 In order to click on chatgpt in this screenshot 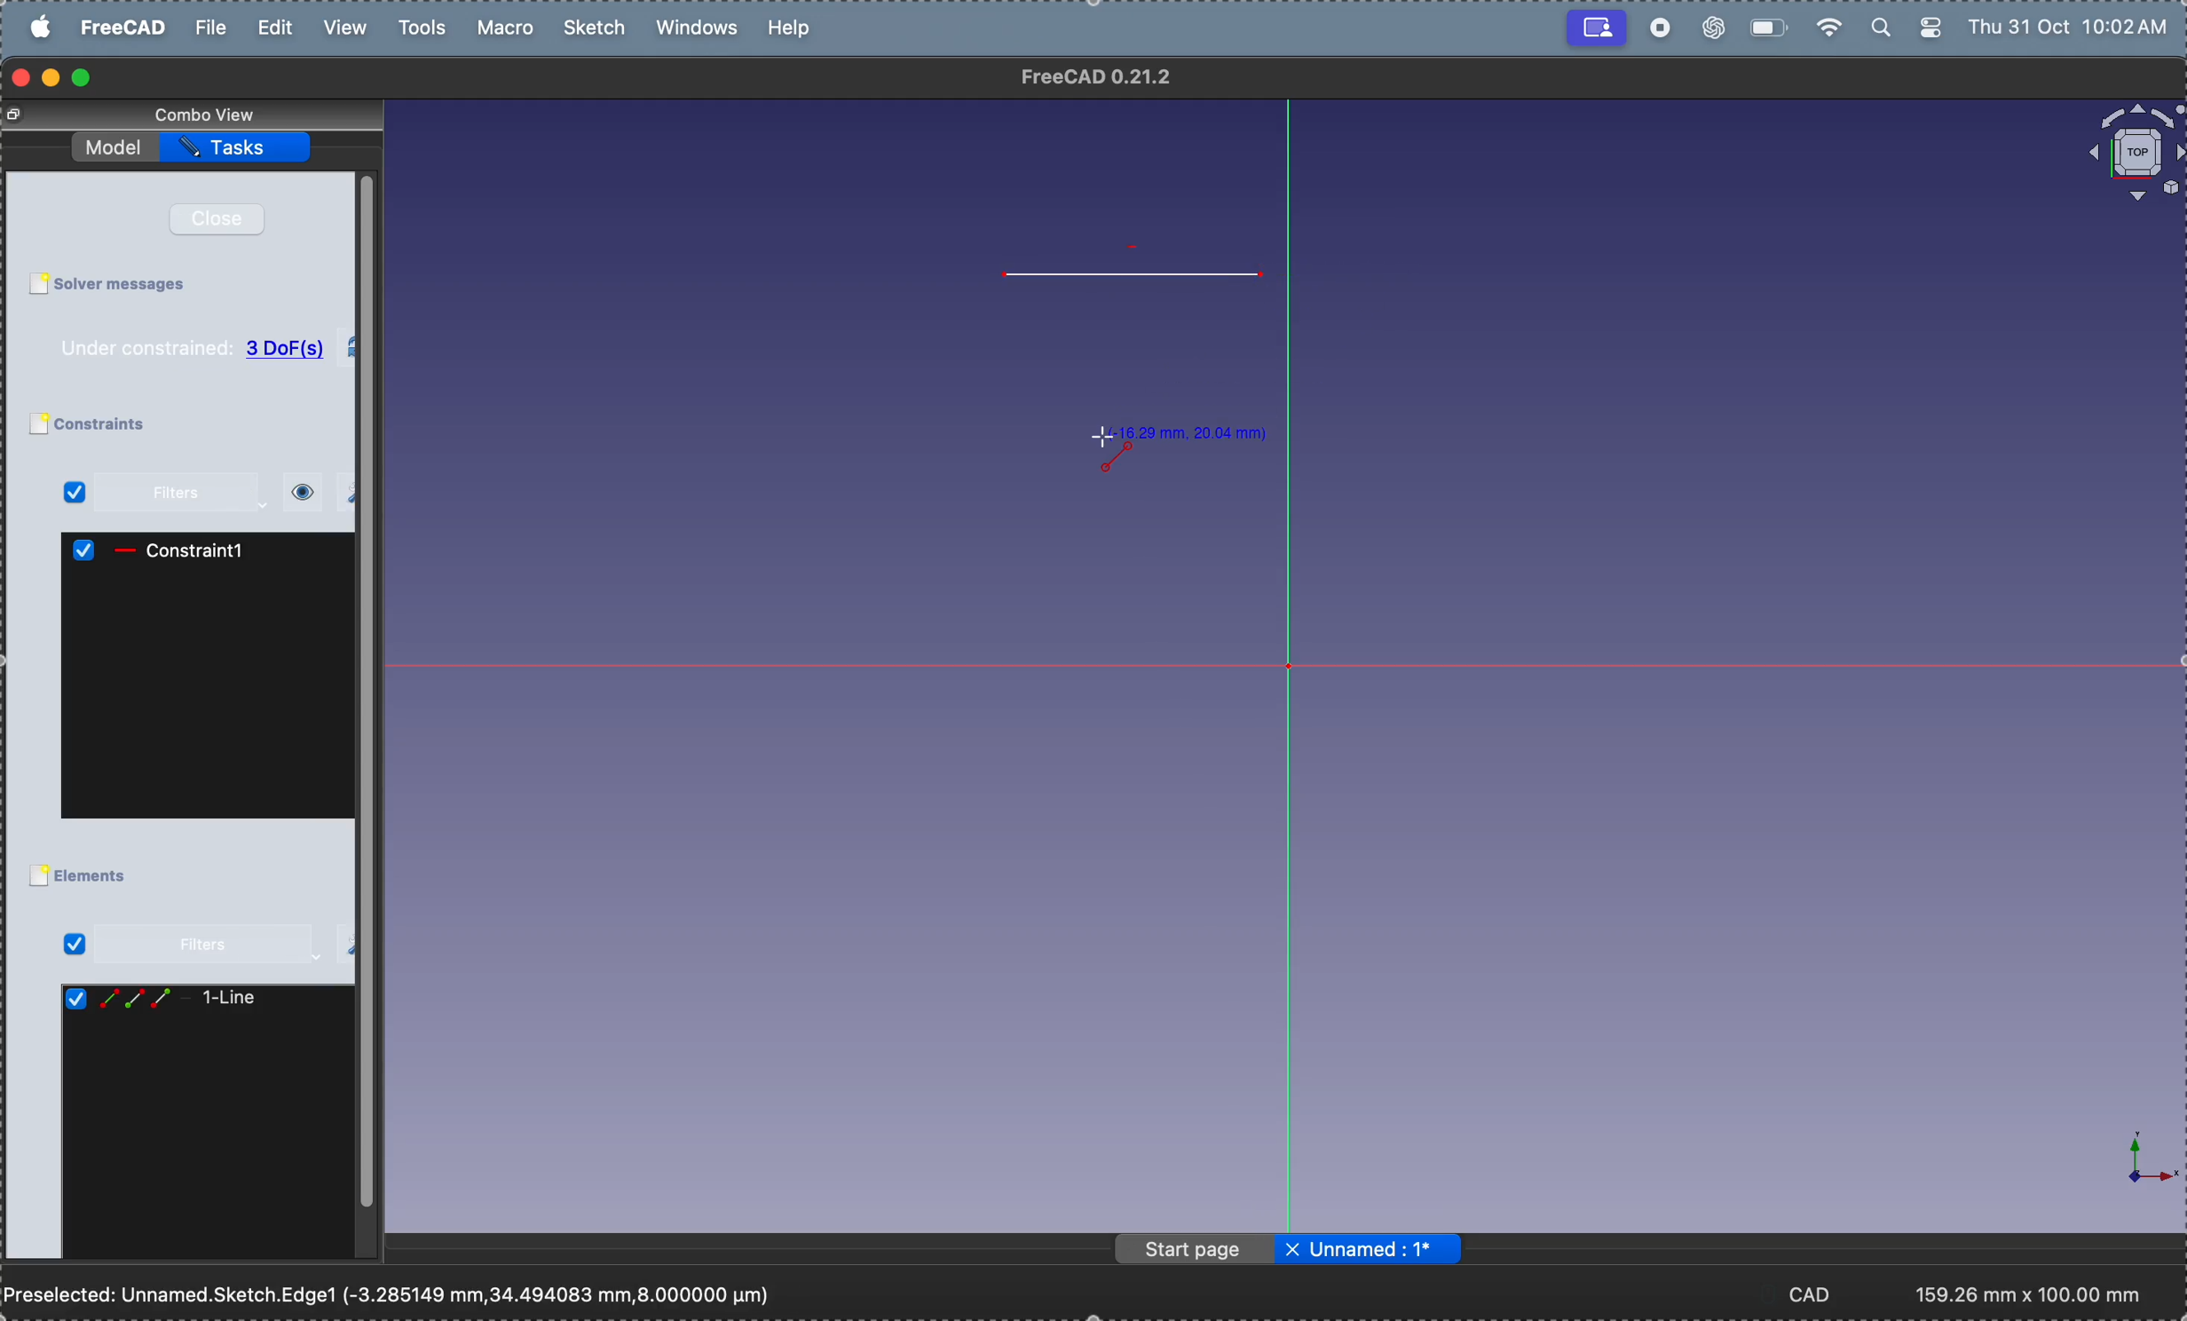, I will do `click(1711, 29)`.